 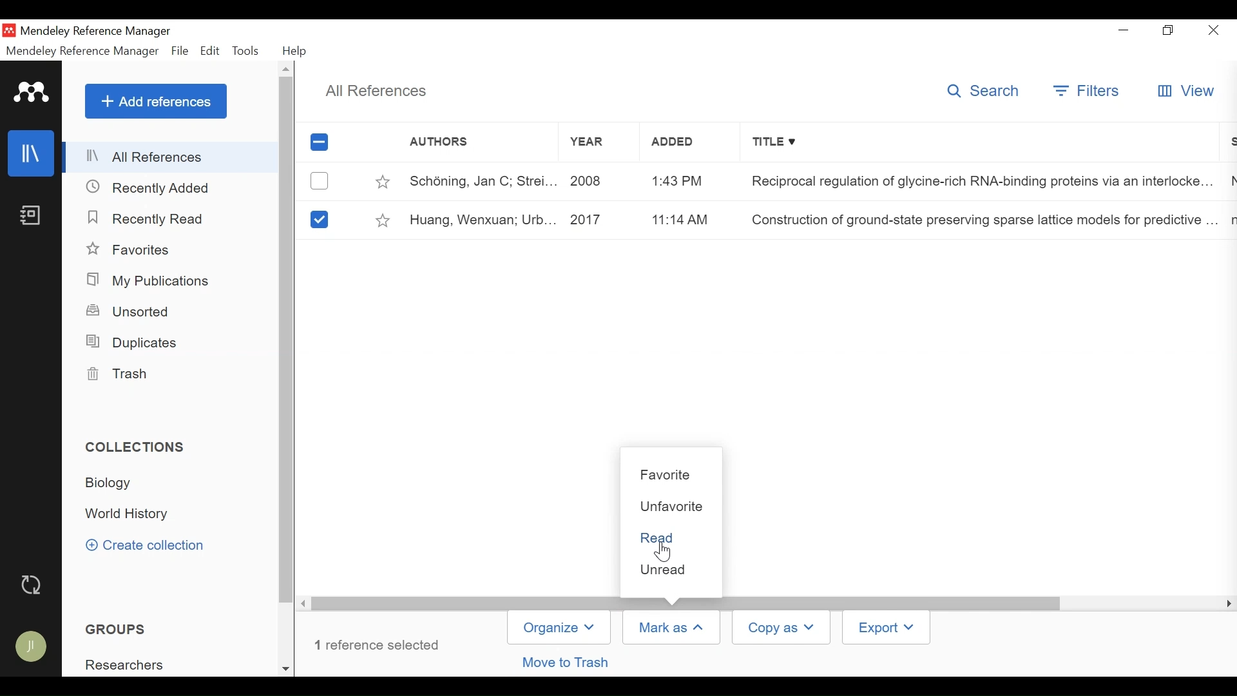 What do you see at coordinates (1170, 31) in the screenshot?
I see `Restore` at bounding box center [1170, 31].